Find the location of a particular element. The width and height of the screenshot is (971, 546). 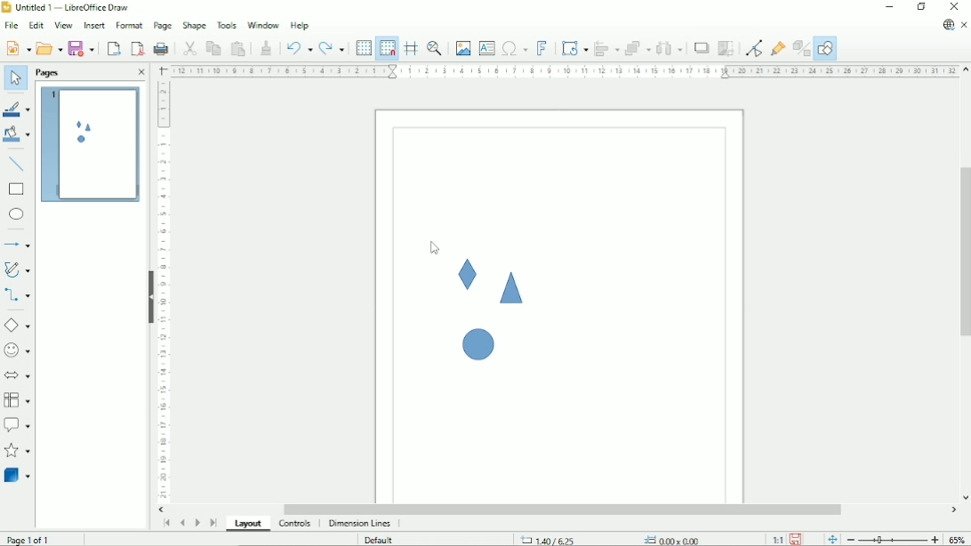

File is located at coordinates (11, 25).